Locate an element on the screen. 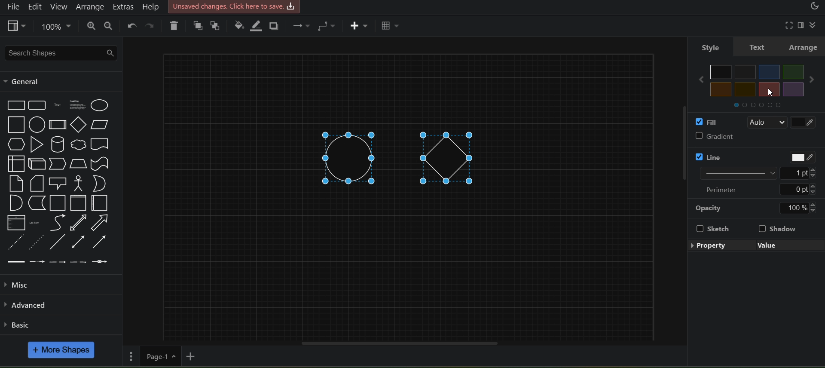 This screenshot has width=825, height=368. Line is located at coordinates (58, 241).